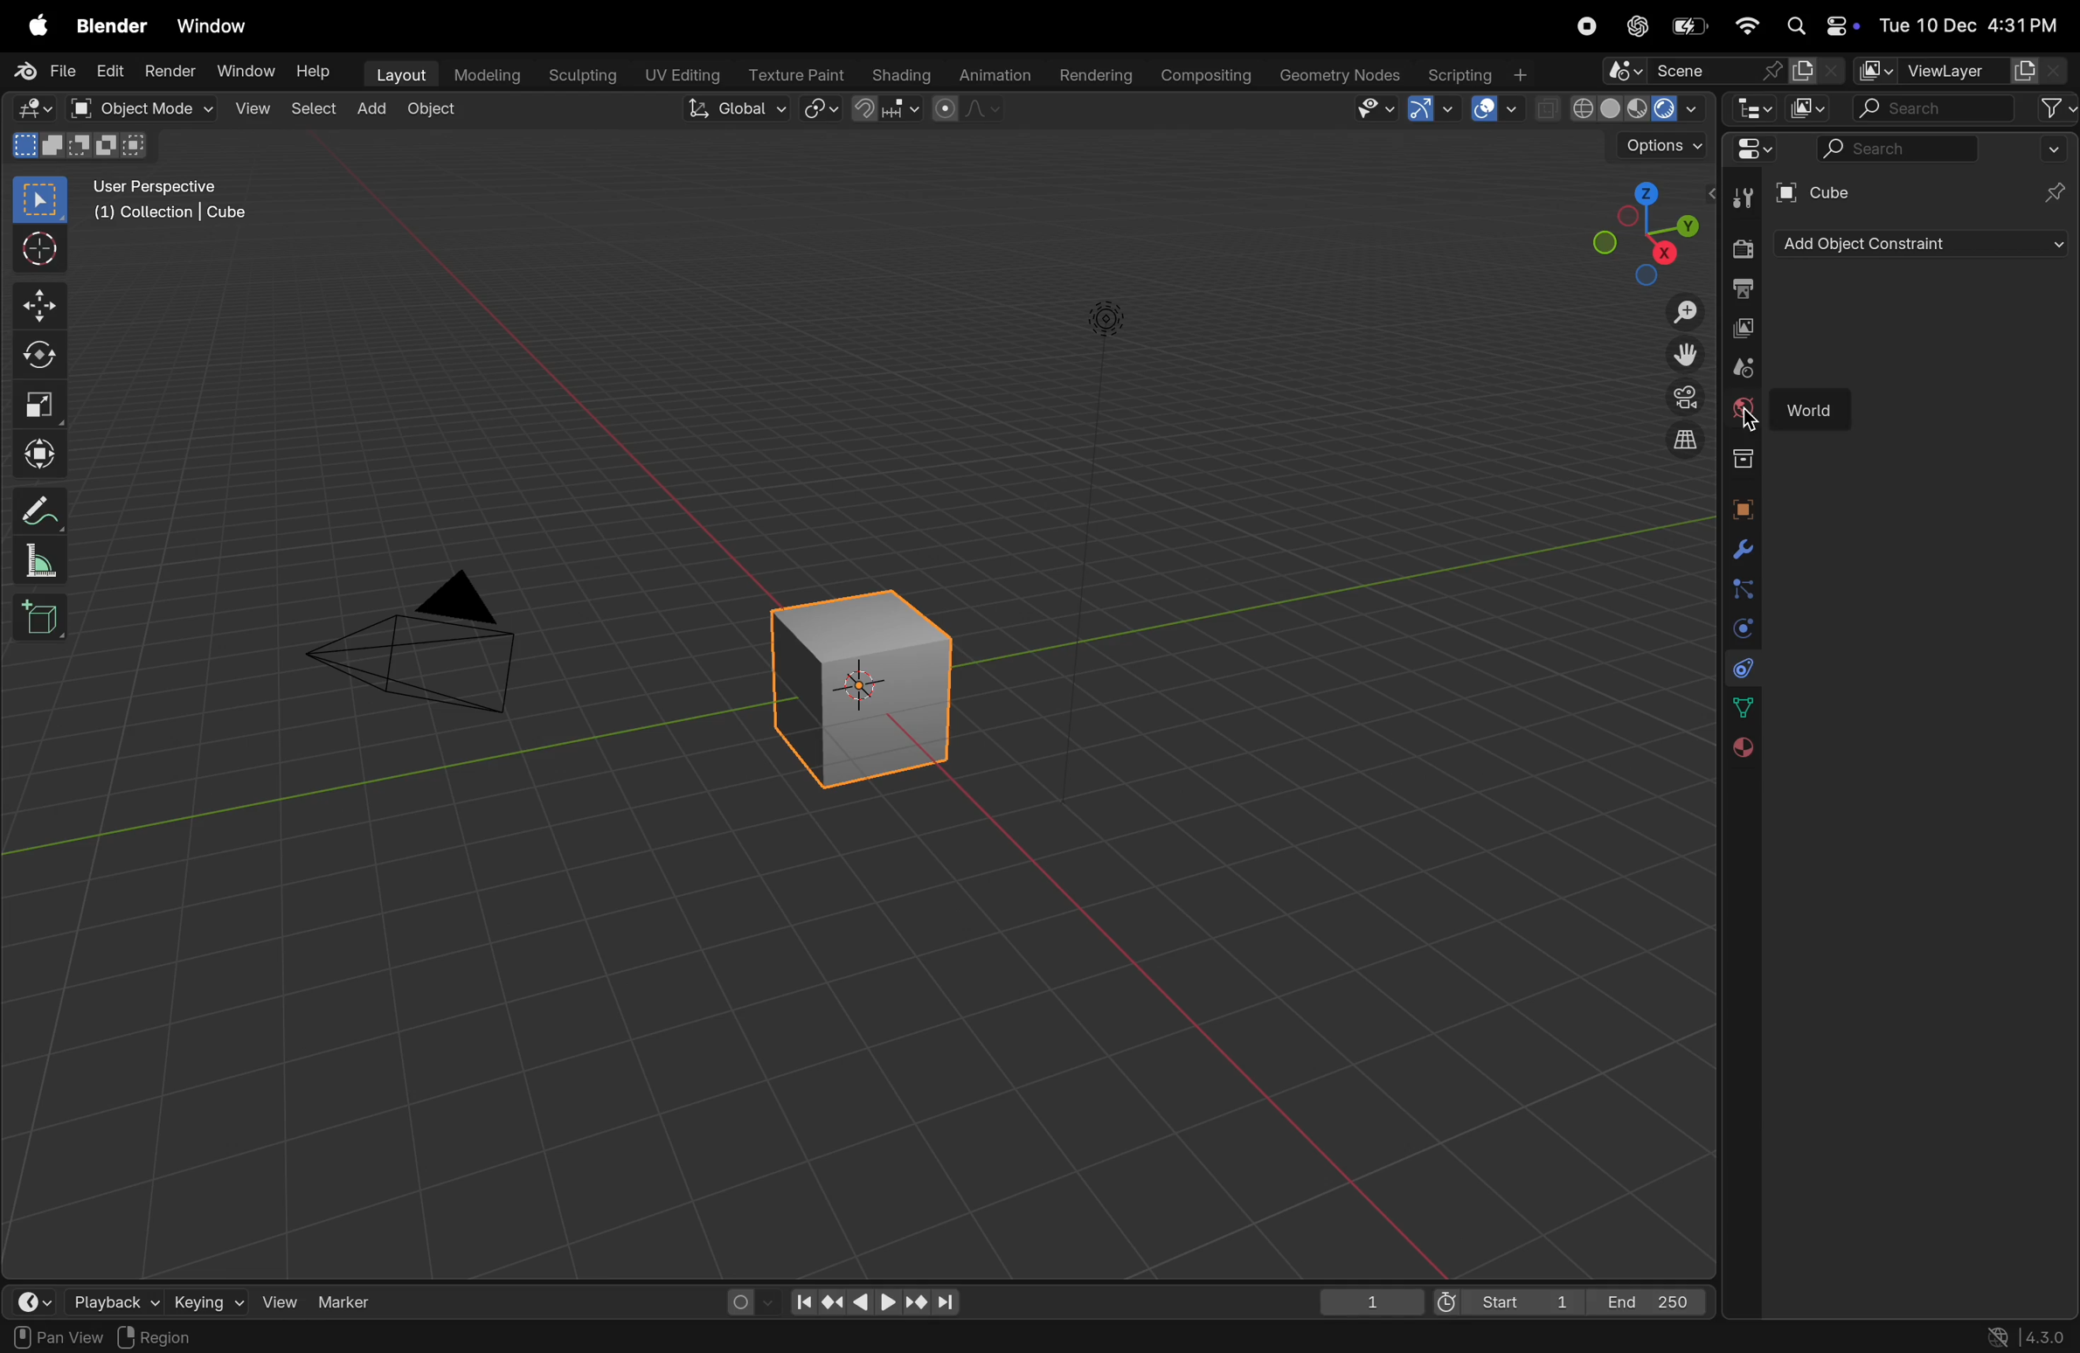  What do you see at coordinates (991, 76) in the screenshot?
I see `Animation` at bounding box center [991, 76].